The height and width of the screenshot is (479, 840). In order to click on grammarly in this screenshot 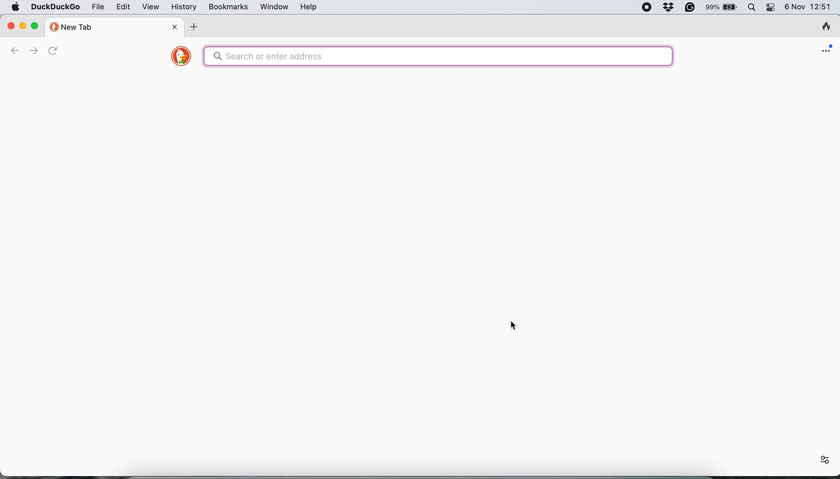, I will do `click(689, 7)`.